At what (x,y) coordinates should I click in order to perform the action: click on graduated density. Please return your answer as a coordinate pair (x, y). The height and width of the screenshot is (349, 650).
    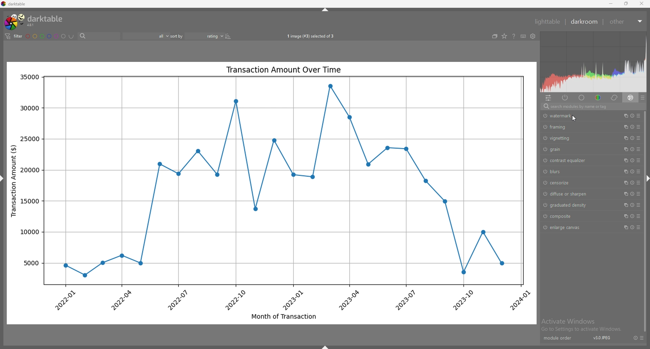
    Looking at the image, I should click on (576, 205).